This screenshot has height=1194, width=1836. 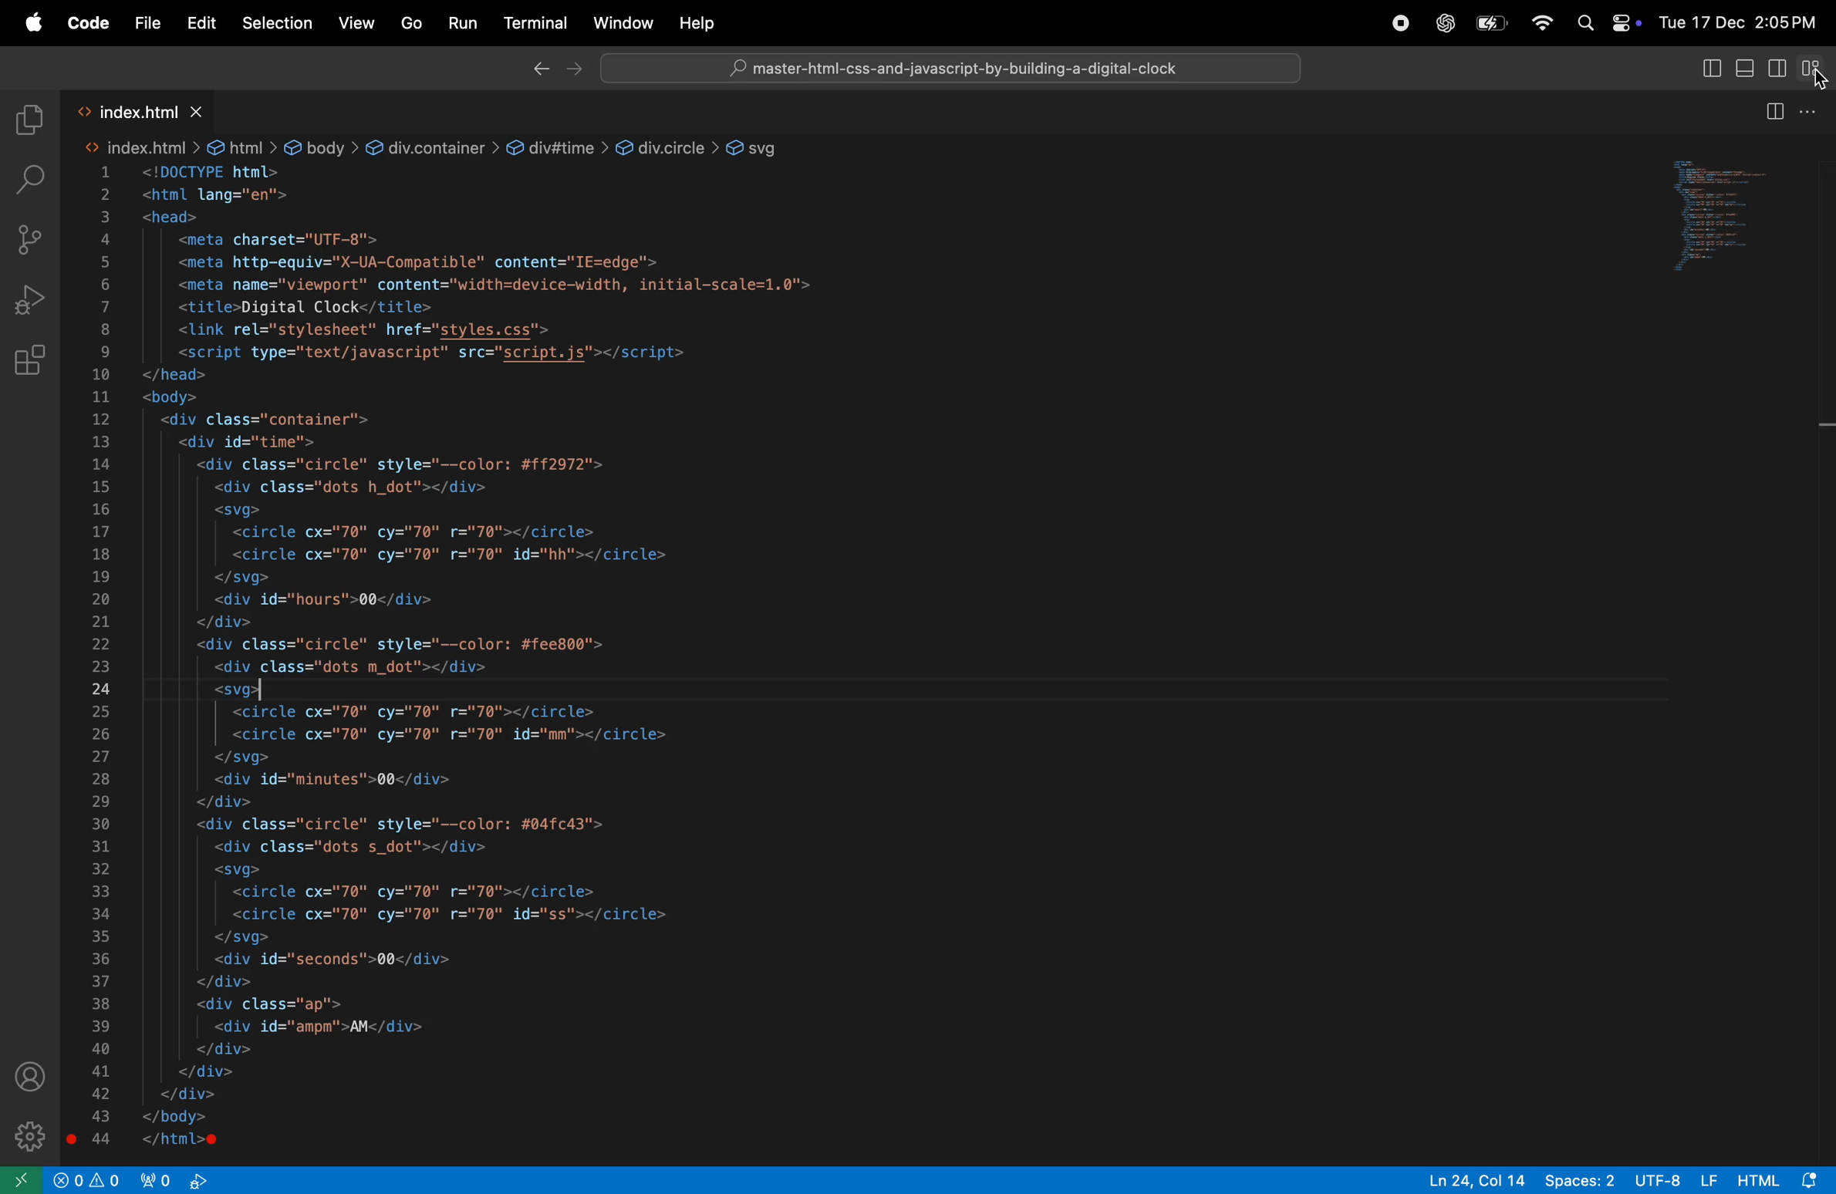 What do you see at coordinates (1470, 1179) in the screenshot?
I see `ln 24, col 14` at bounding box center [1470, 1179].